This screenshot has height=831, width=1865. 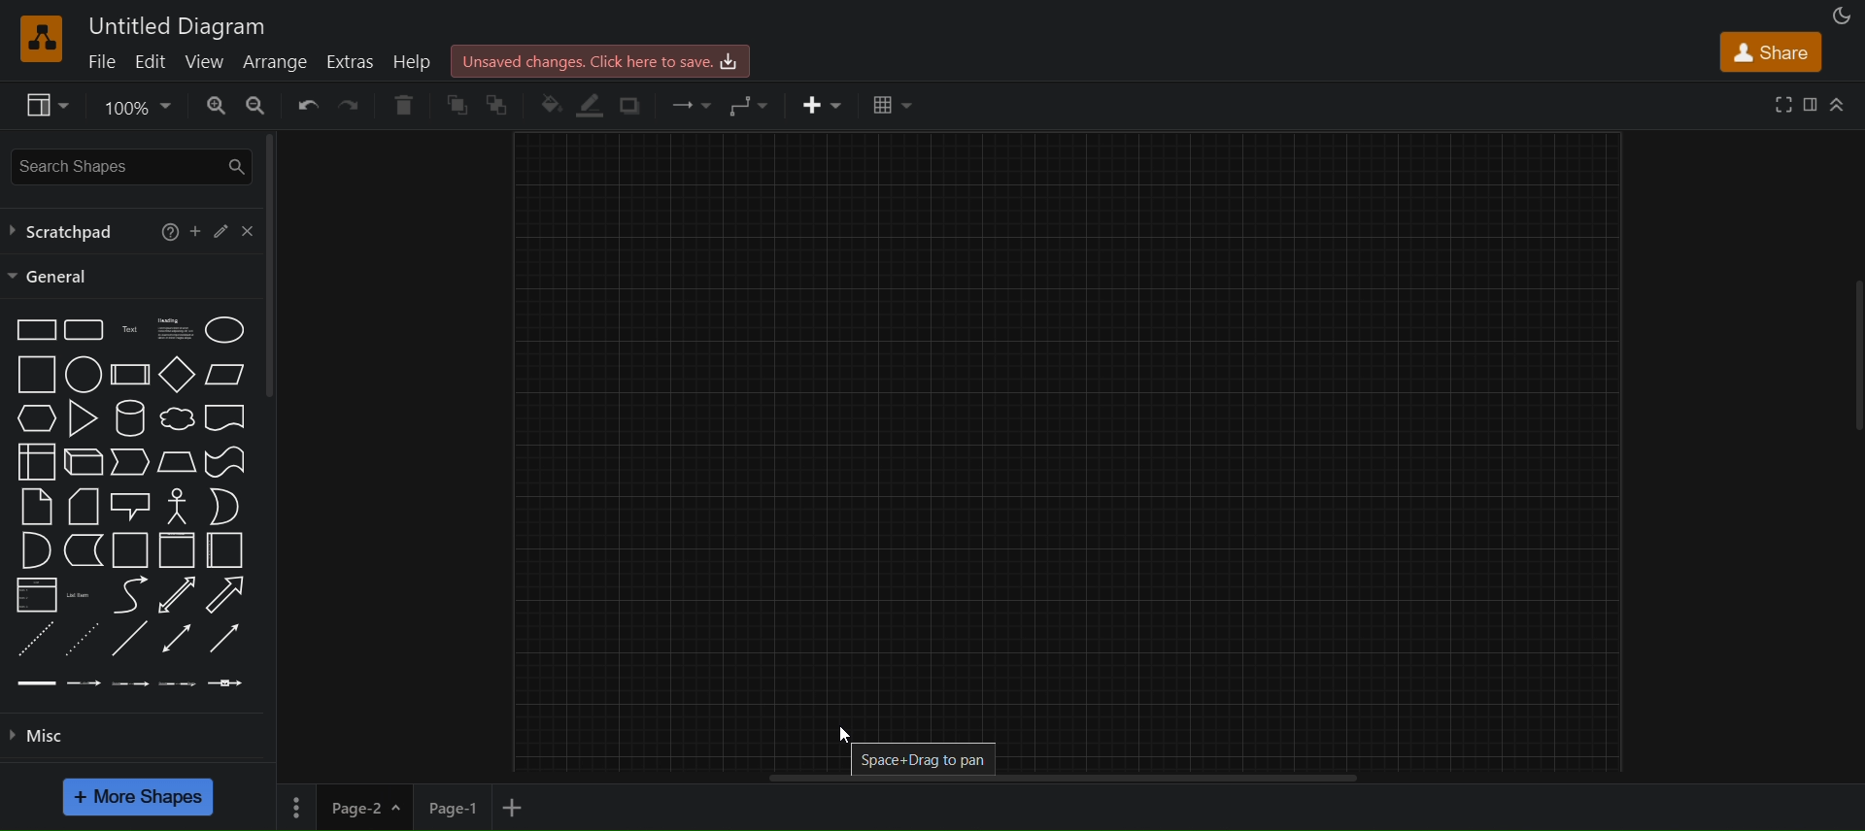 I want to click on shadow, so click(x=632, y=106).